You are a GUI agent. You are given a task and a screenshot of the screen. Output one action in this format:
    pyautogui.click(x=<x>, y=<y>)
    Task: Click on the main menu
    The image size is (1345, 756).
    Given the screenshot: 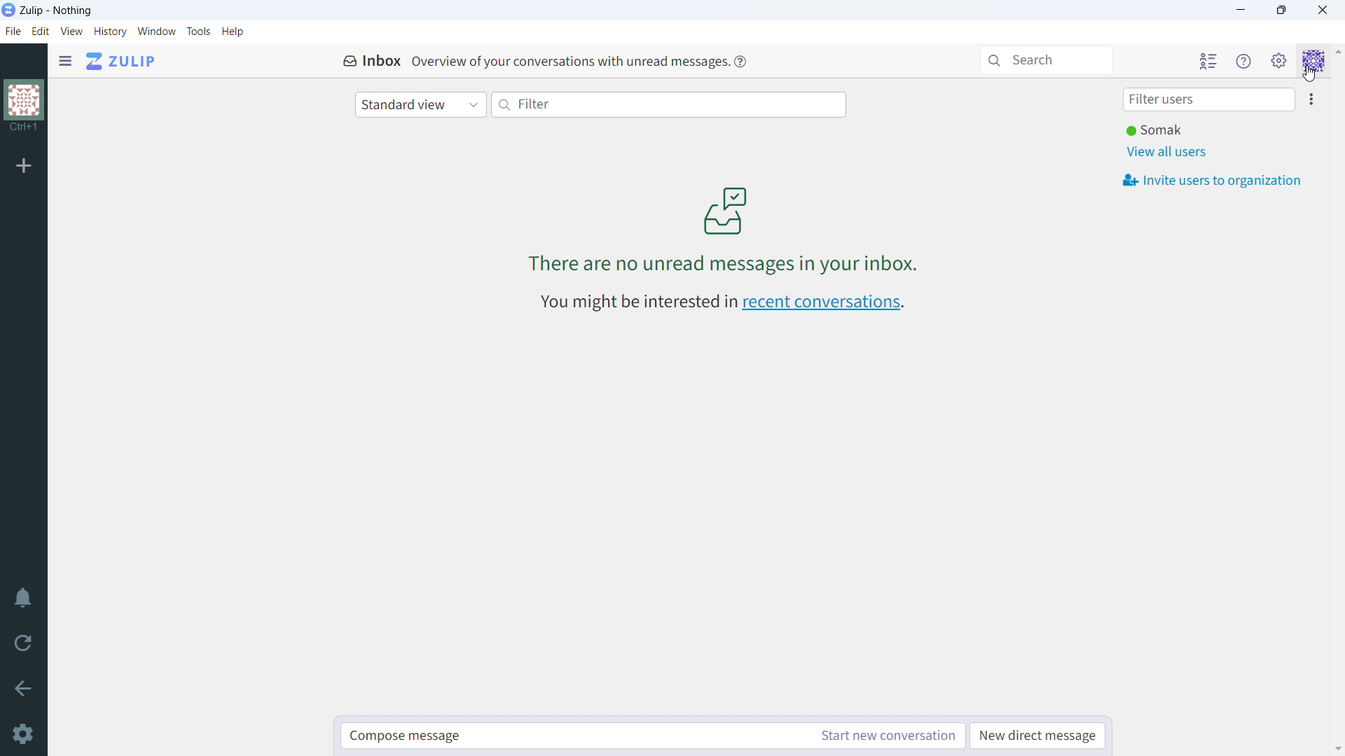 What is the action you would take?
    pyautogui.click(x=1279, y=62)
    